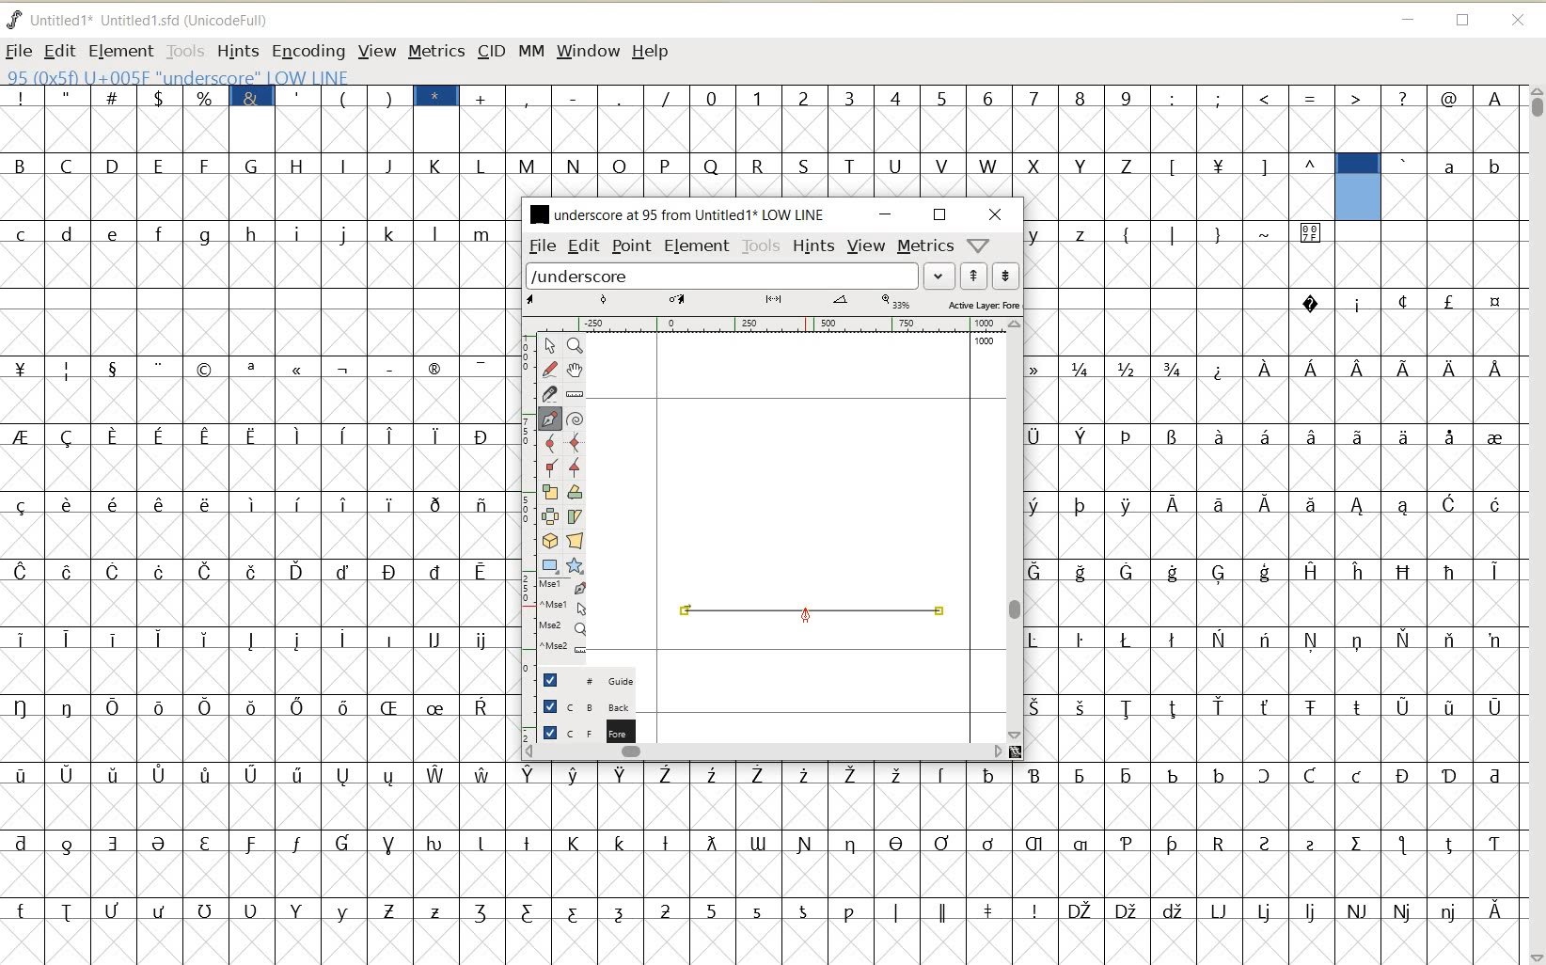 This screenshot has height=965, width=1546. I want to click on CLOSE, so click(996, 214).